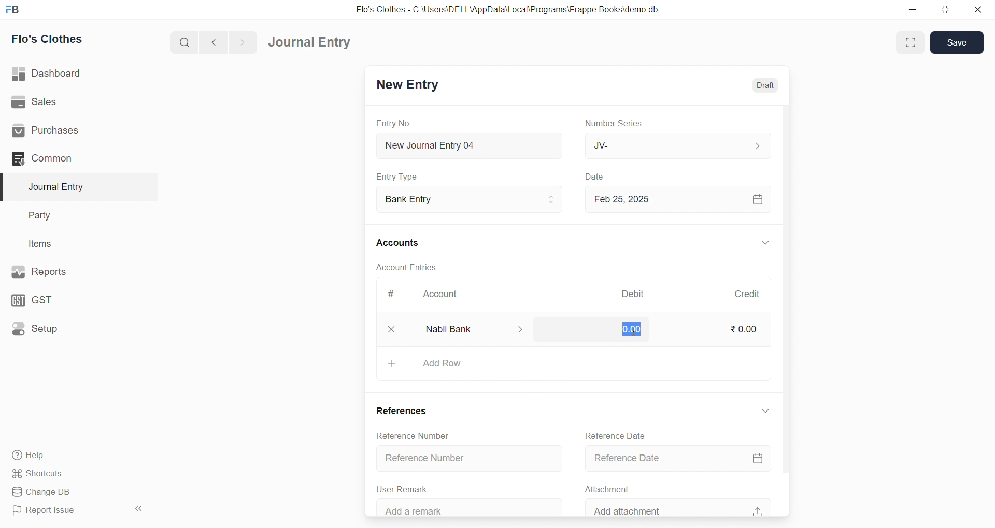 The height and width of the screenshot is (528, 995). What do you see at coordinates (74, 39) in the screenshot?
I see `Flo's Clothes` at bounding box center [74, 39].